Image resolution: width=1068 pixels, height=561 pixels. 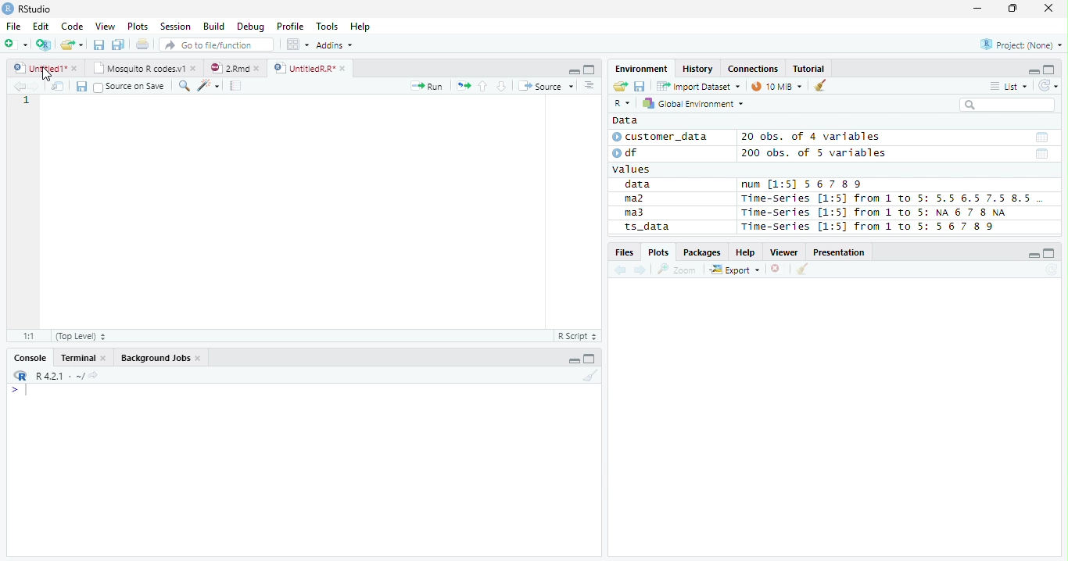 I want to click on 10 MiB, so click(x=778, y=86).